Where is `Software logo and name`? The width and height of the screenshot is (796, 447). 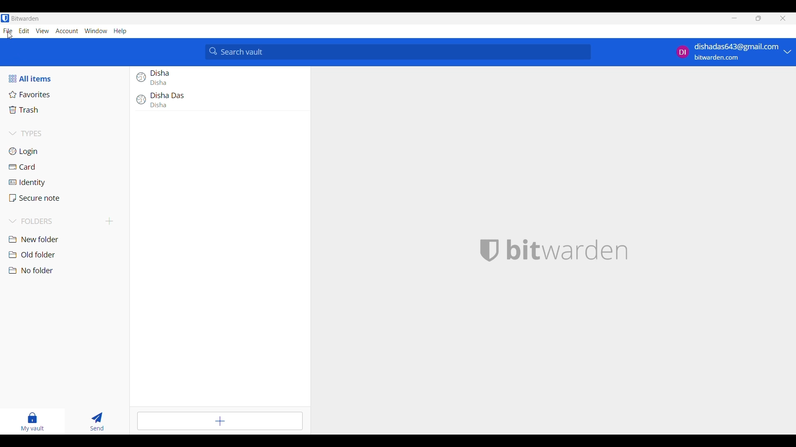
Software logo and name is located at coordinates (567, 250).